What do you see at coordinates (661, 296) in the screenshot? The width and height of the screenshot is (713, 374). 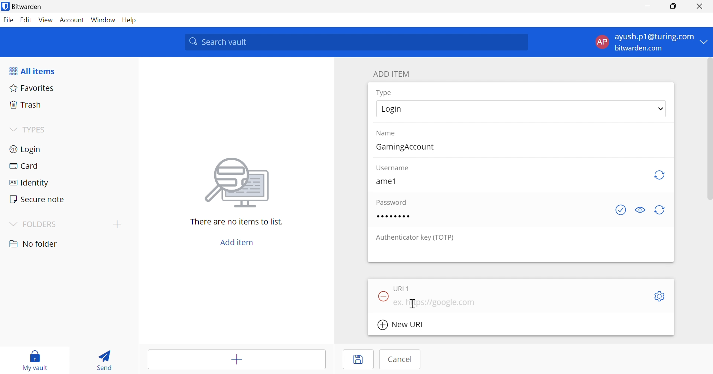 I see `Settings` at bounding box center [661, 296].